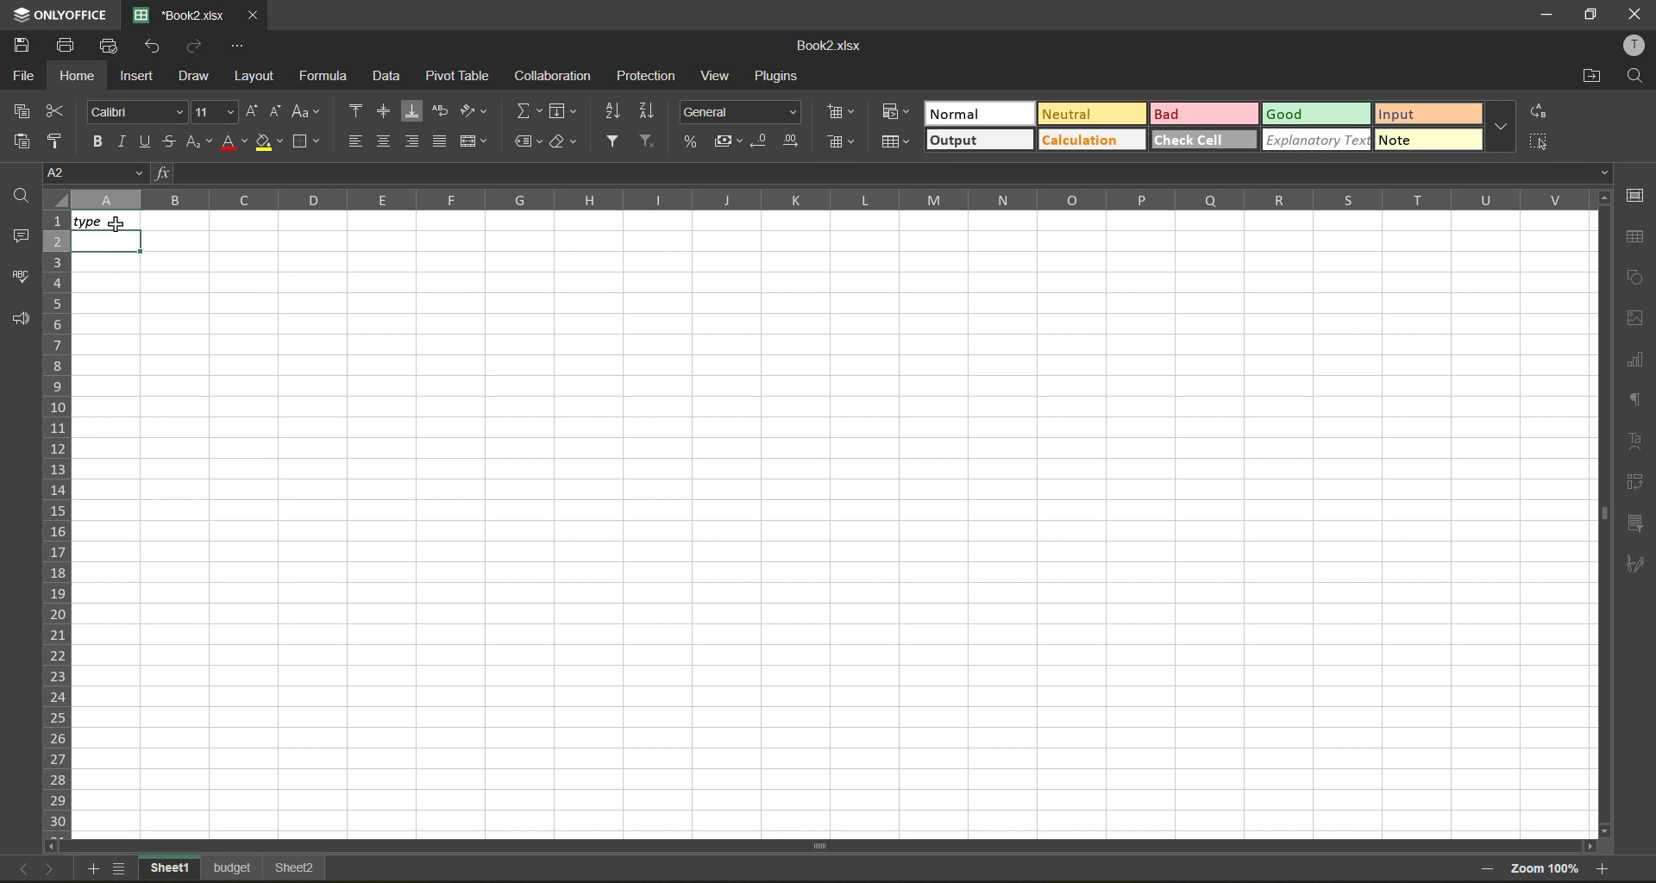  What do you see at coordinates (1319, 141) in the screenshot?
I see `explanatory text` at bounding box center [1319, 141].